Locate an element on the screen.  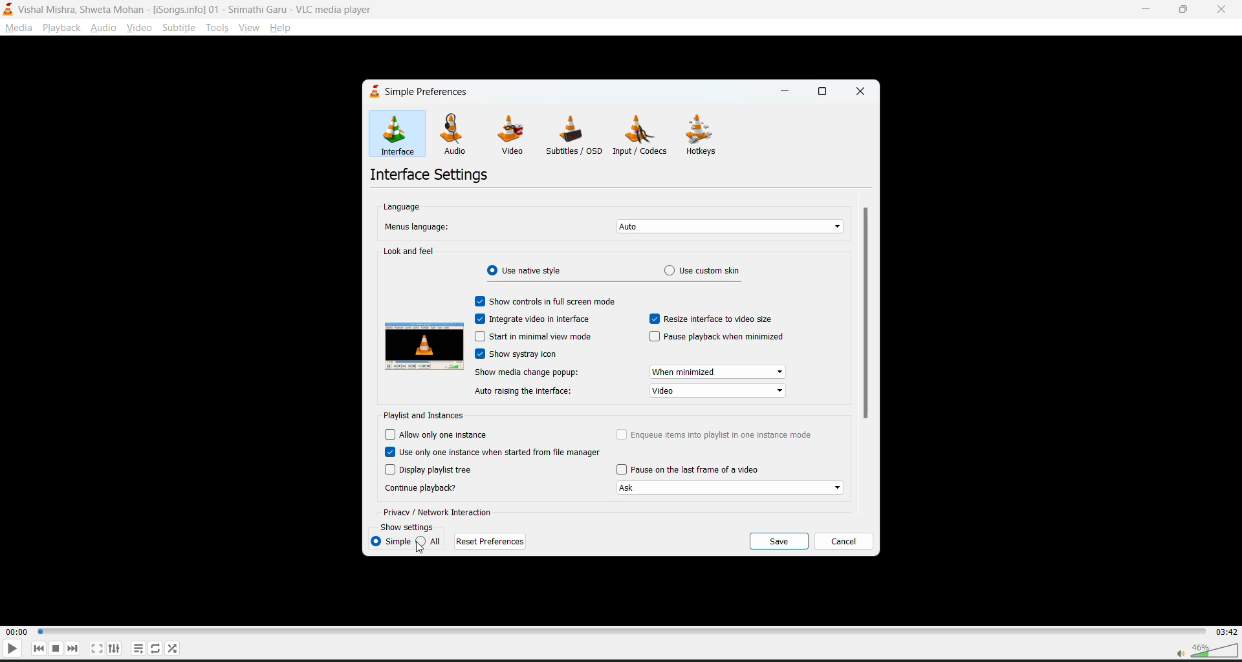
video is located at coordinates (718, 392).